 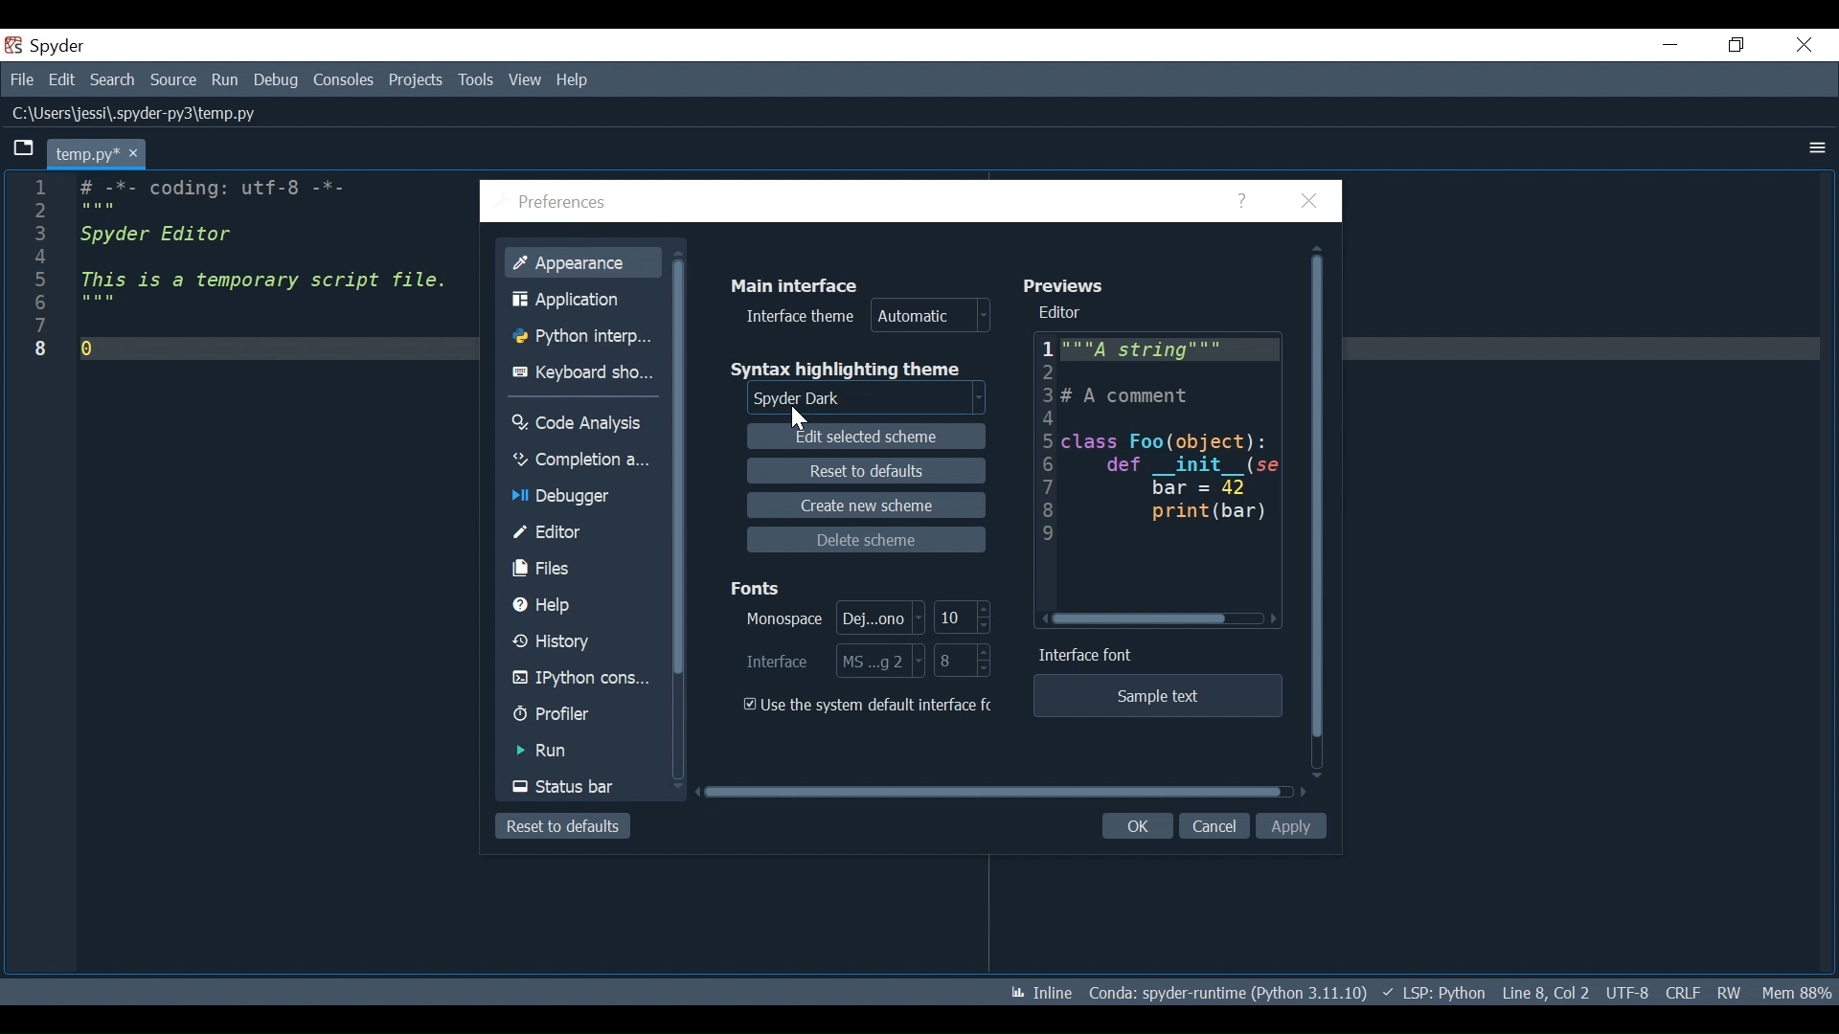 What do you see at coordinates (1737, 45) in the screenshot?
I see `Restore` at bounding box center [1737, 45].